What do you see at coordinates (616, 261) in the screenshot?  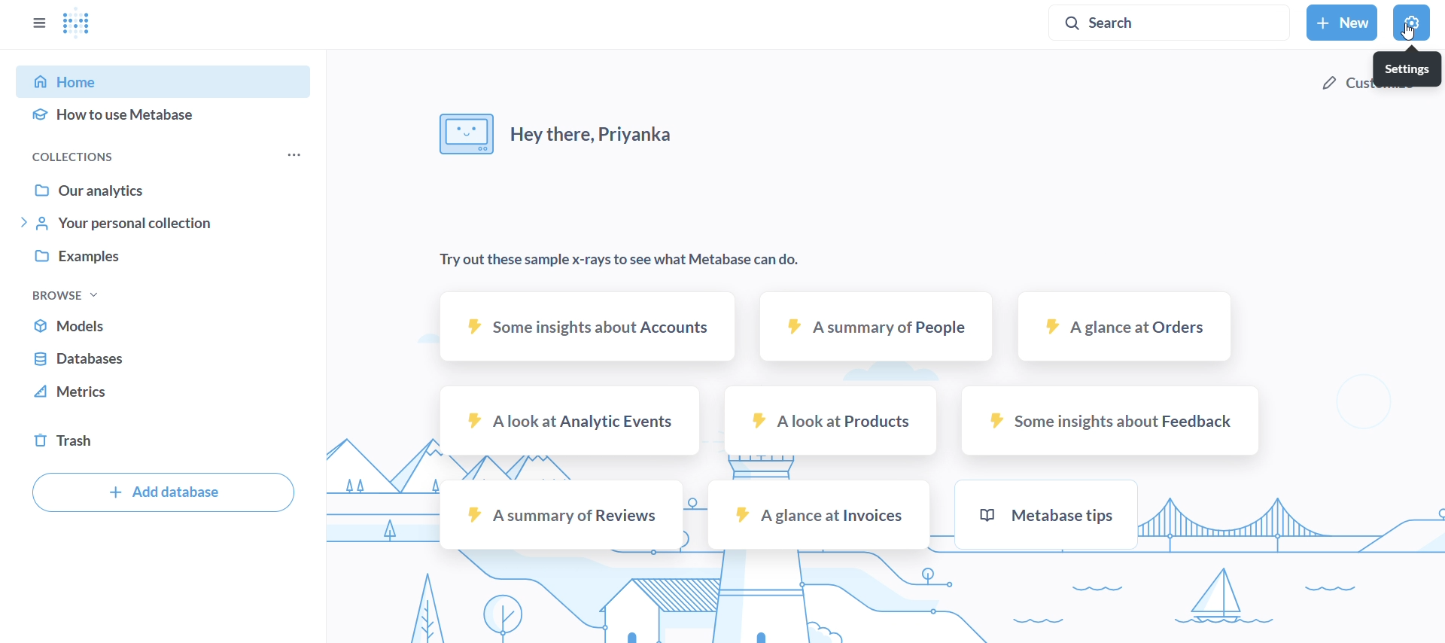 I see `try out these sample x-rays to see what metabase can do.` at bounding box center [616, 261].